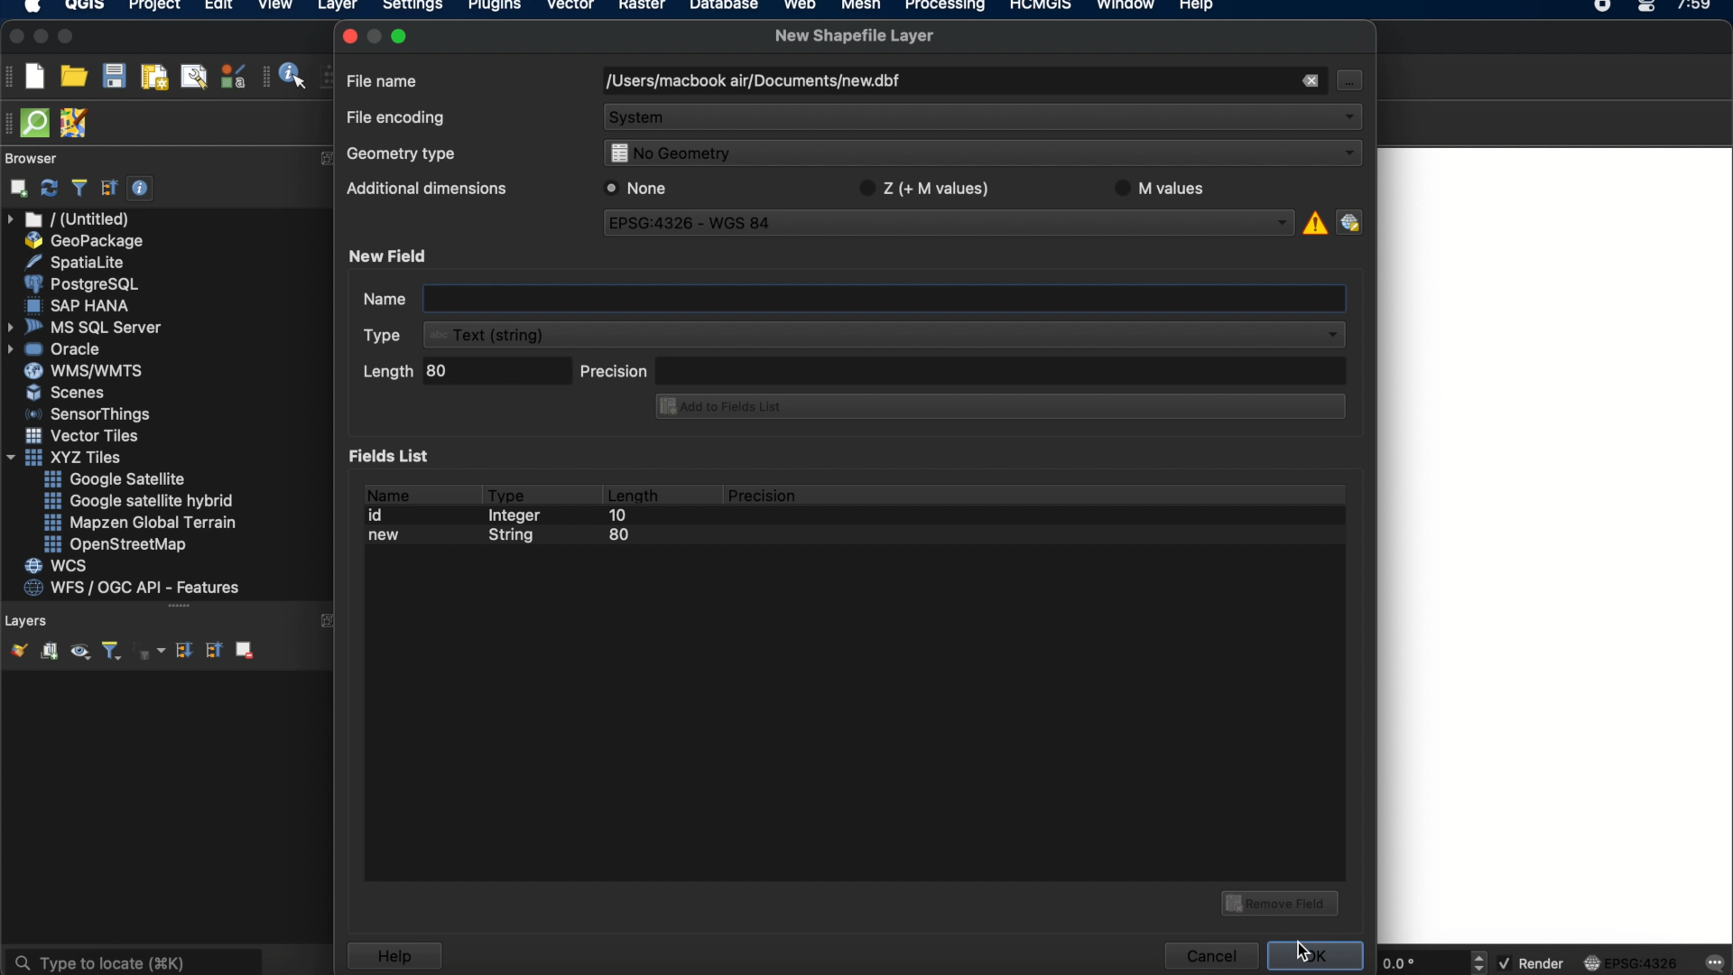 The width and height of the screenshot is (1733, 975). Describe the element at coordinates (81, 284) in the screenshot. I see `postgresql` at that location.